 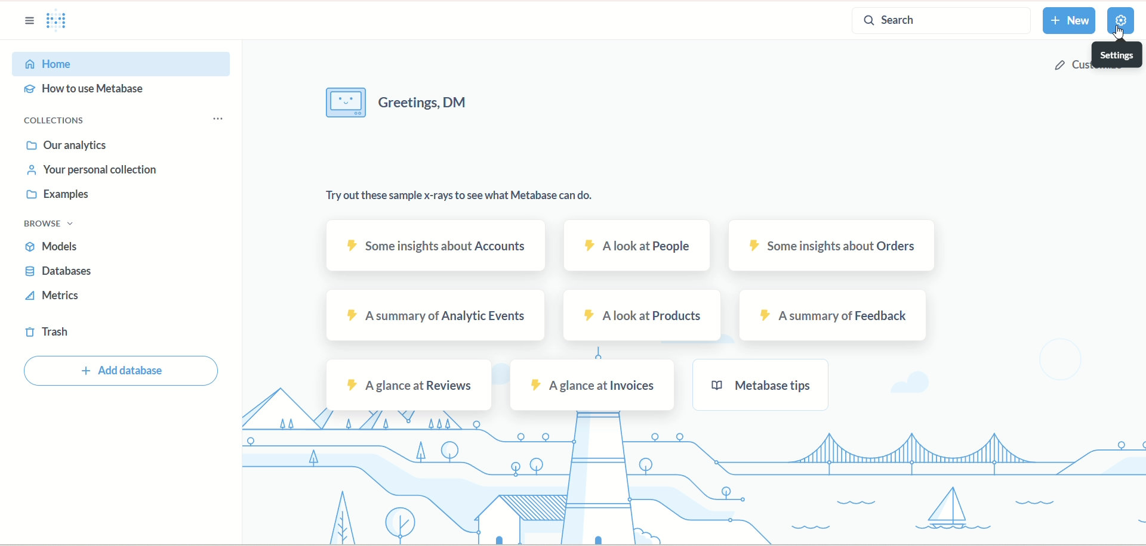 I want to click on trash, so click(x=46, y=333).